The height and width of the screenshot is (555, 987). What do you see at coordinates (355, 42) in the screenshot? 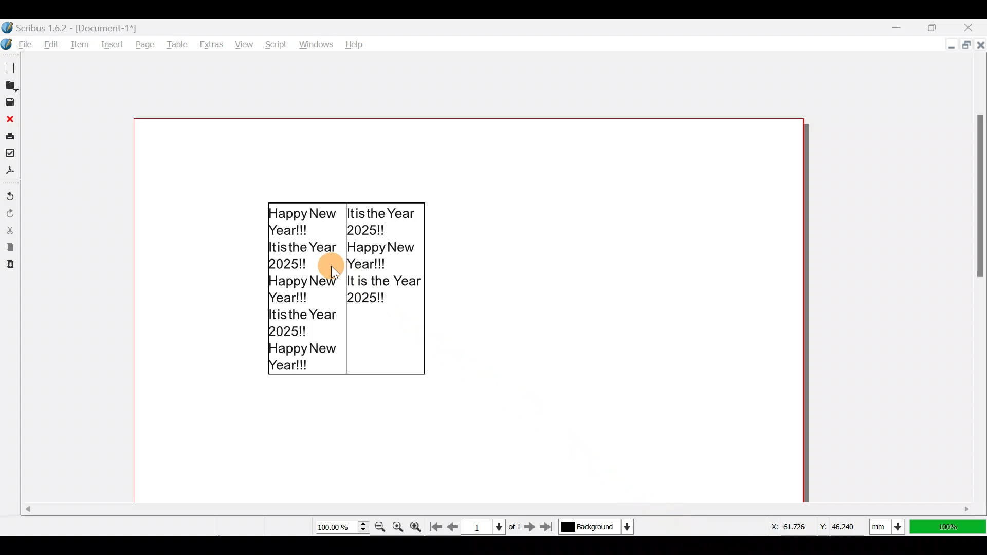
I see `Help` at bounding box center [355, 42].